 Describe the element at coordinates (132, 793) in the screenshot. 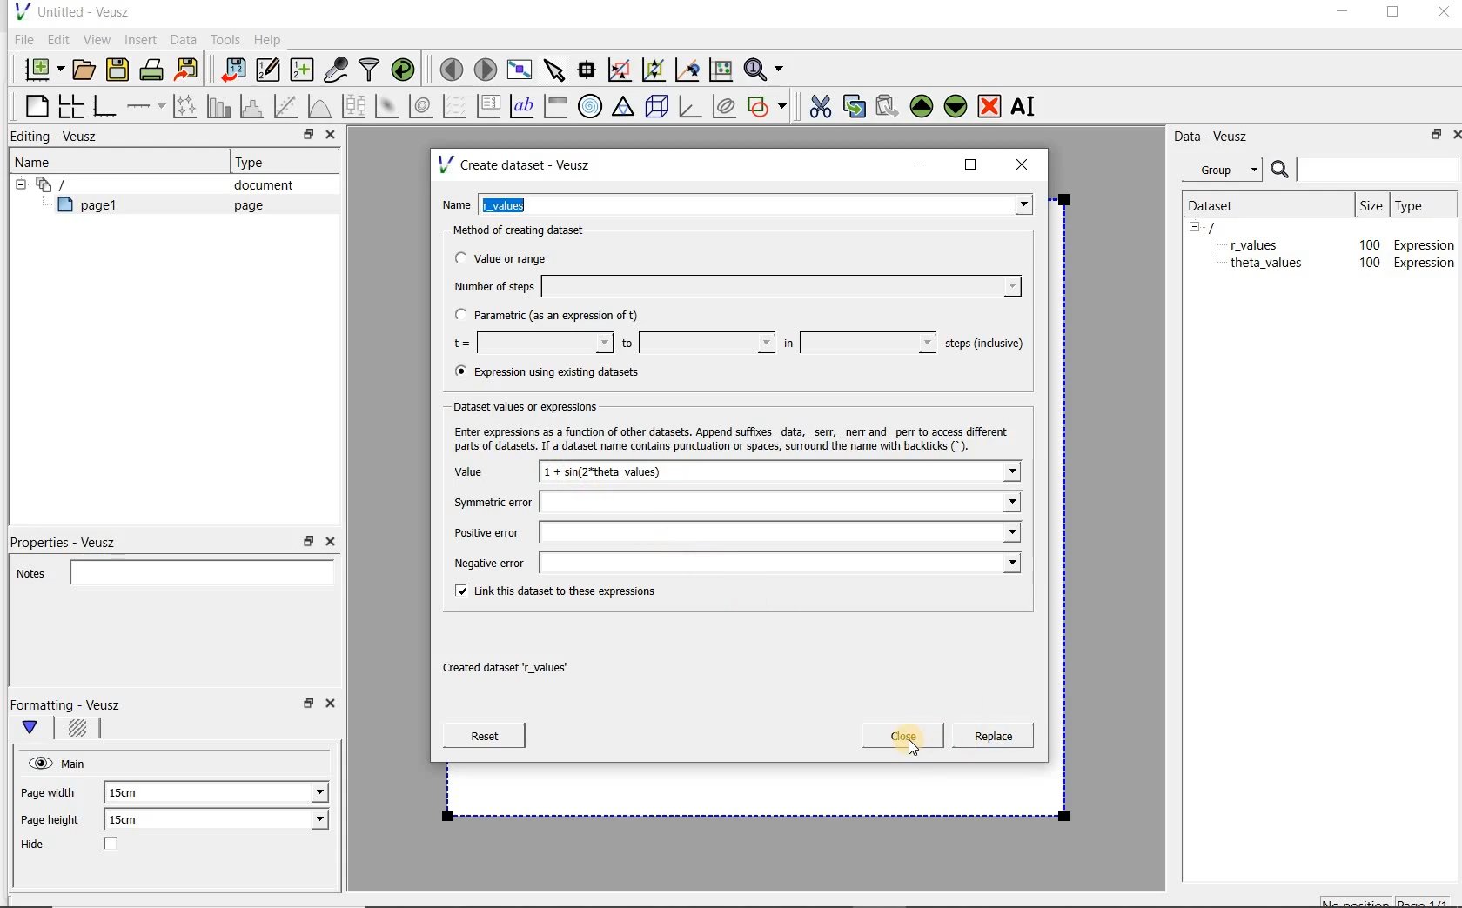

I see `15cm` at that location.